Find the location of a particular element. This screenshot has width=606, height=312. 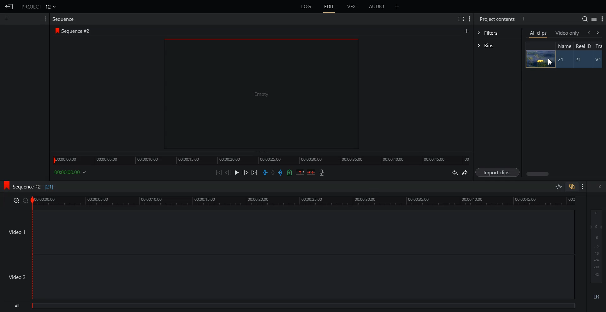

Video only is located at coordinates (567, 33).